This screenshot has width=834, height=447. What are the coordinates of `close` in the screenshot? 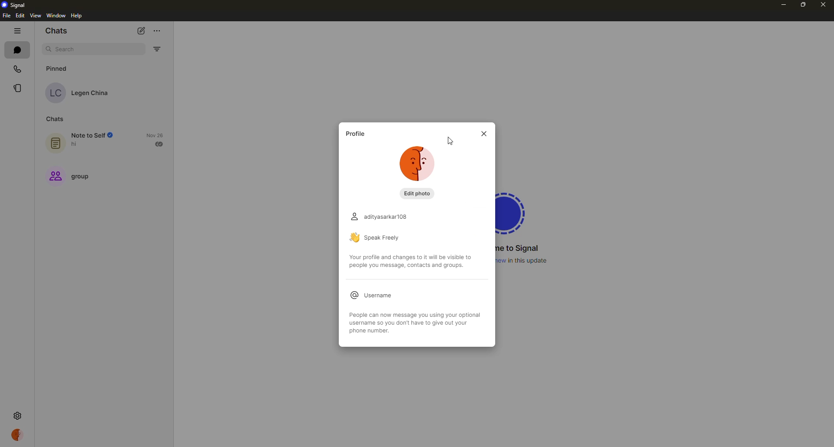 It's located at (823, 4).